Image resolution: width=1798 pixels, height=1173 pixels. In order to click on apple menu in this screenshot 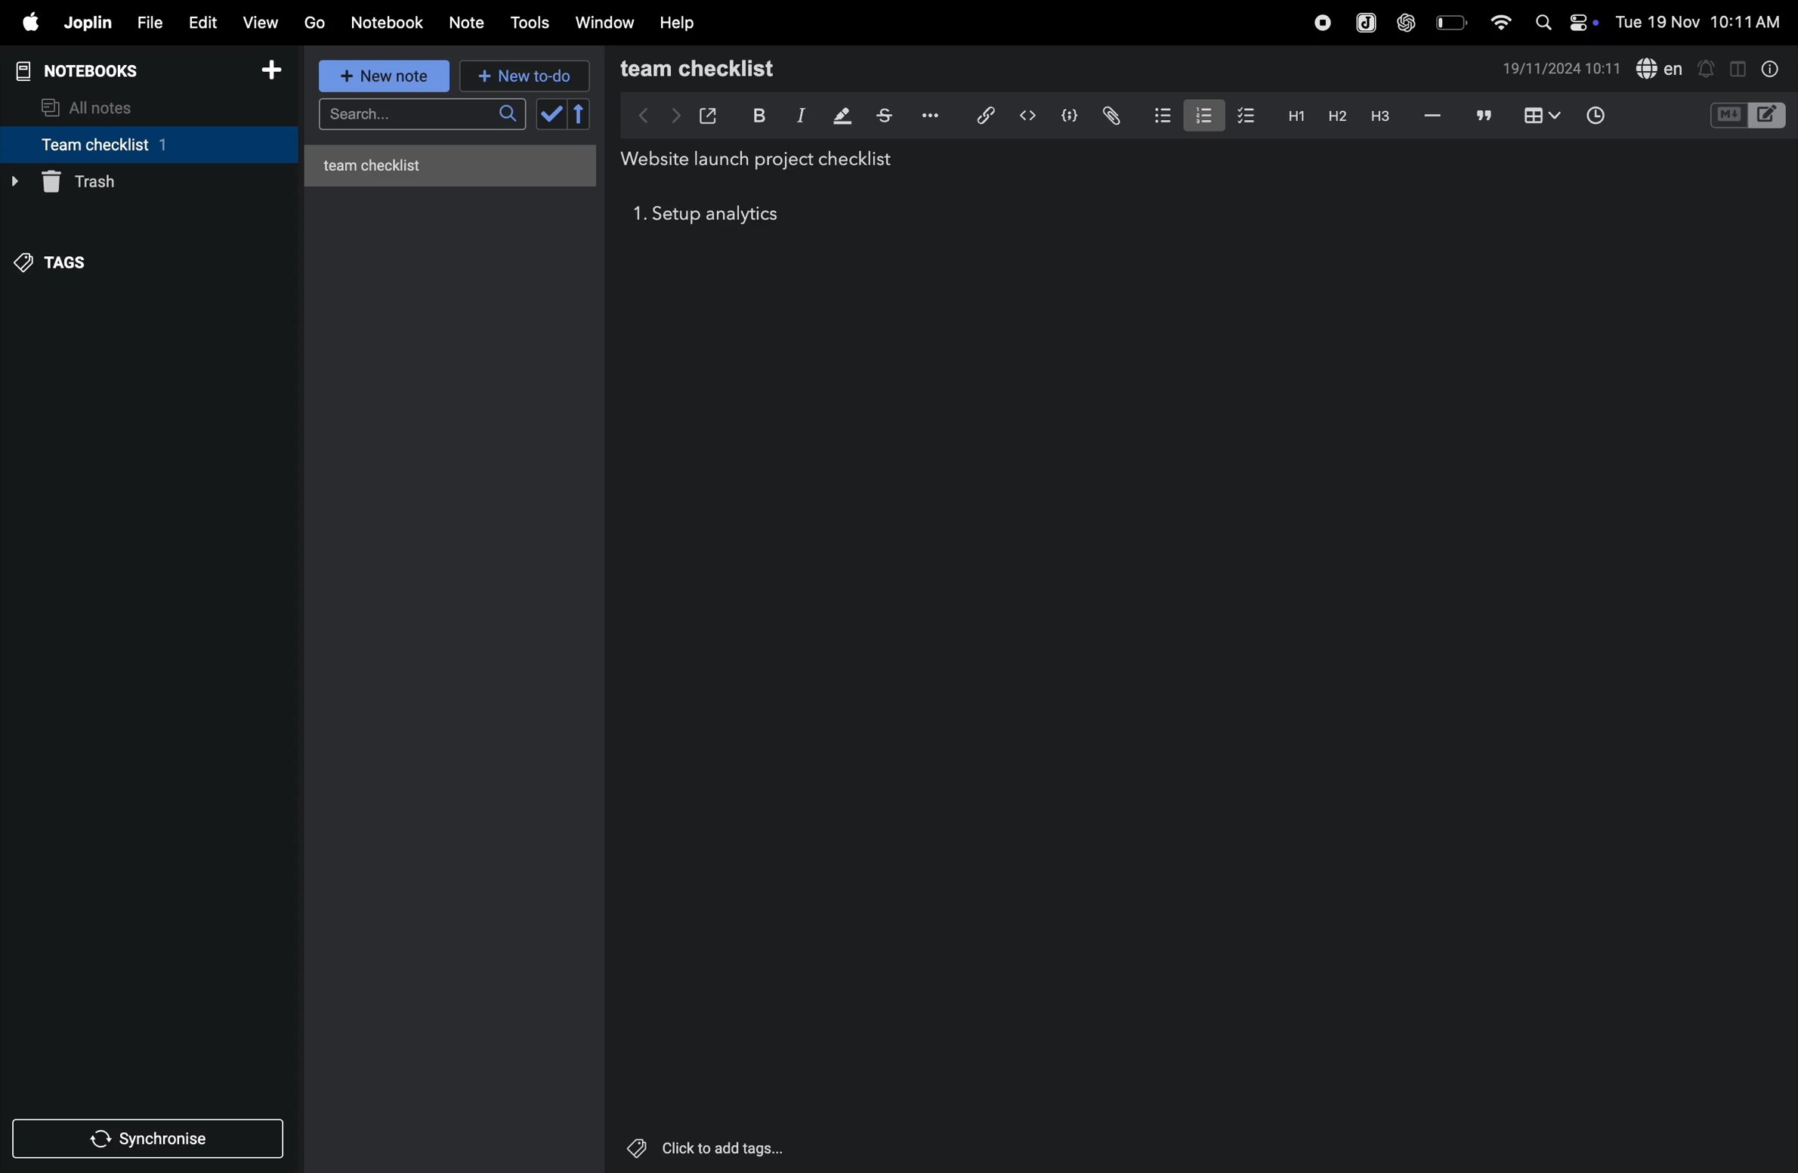, I will do `click(29, 23)`.